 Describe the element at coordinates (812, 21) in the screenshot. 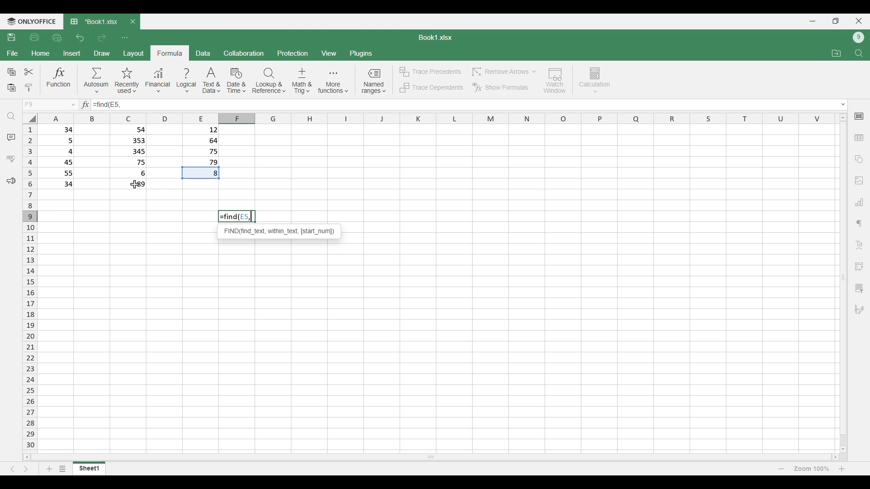

I see `Minimize` at that location.